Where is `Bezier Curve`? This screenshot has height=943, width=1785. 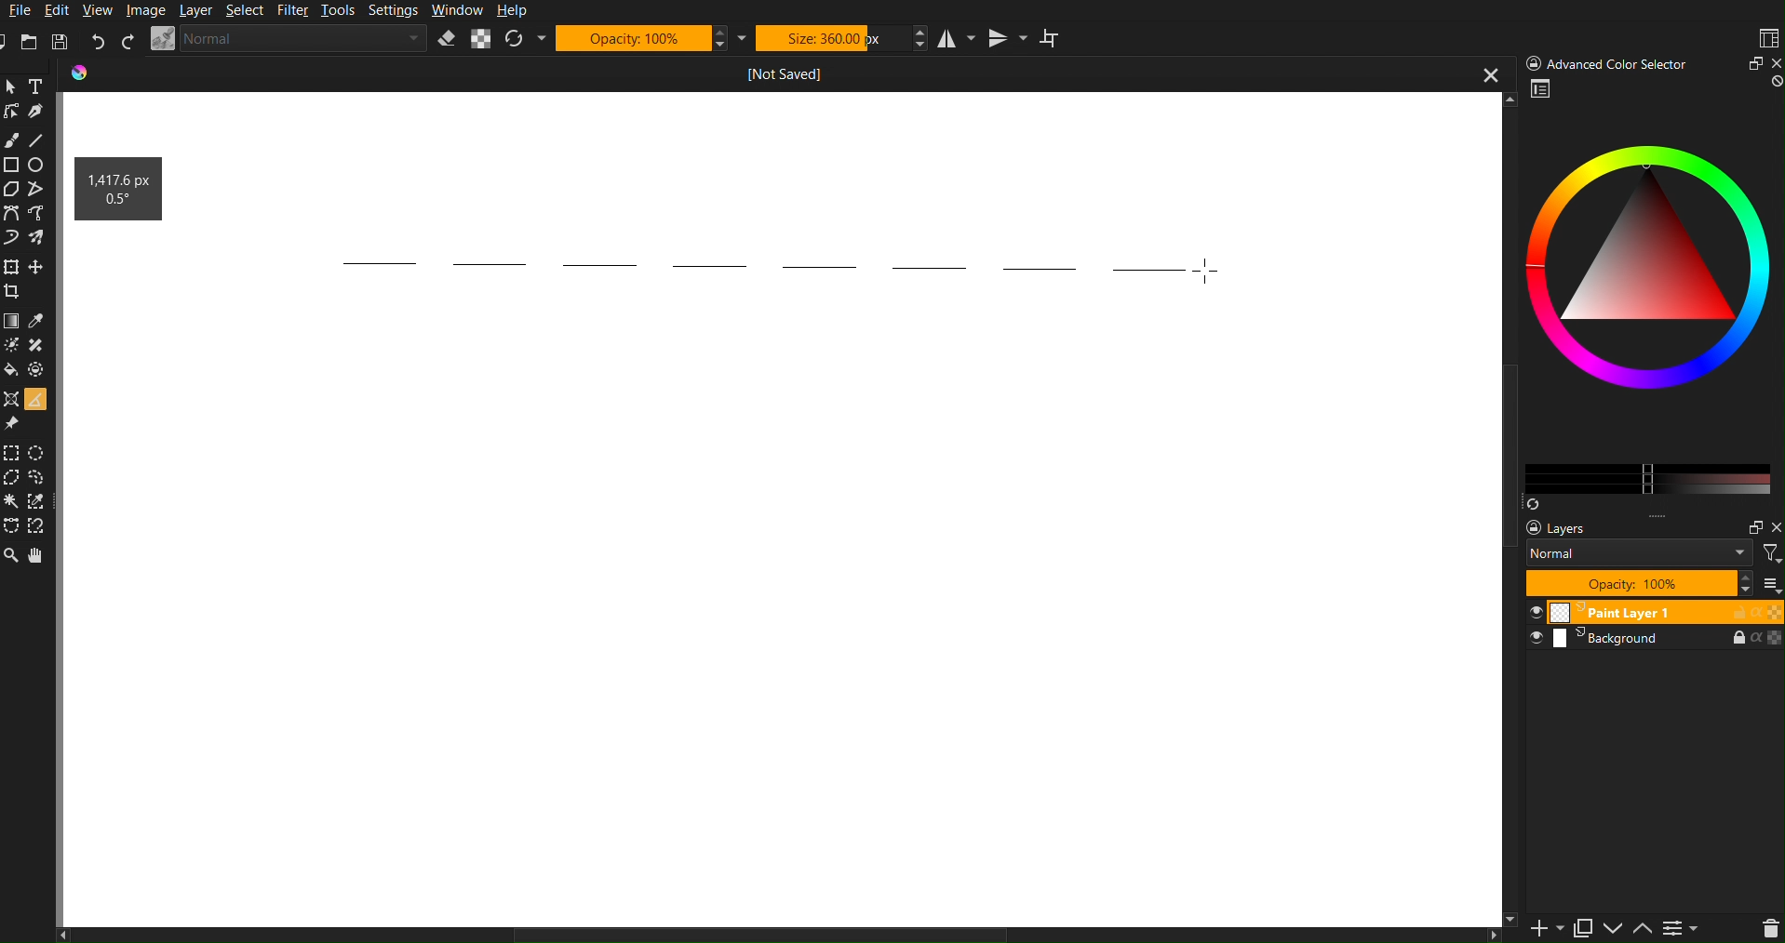
Bezier Curve is located at coordinates (41, 212).